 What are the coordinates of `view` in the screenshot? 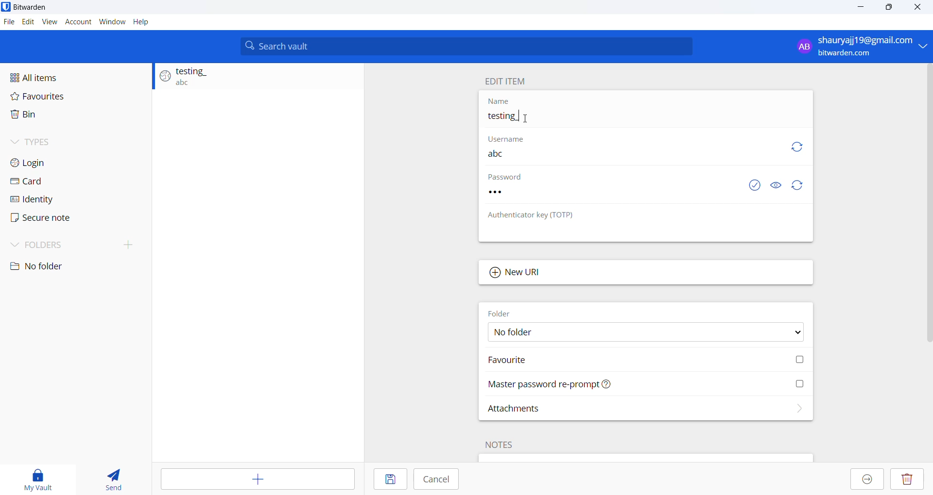 It's located at (49, 21).